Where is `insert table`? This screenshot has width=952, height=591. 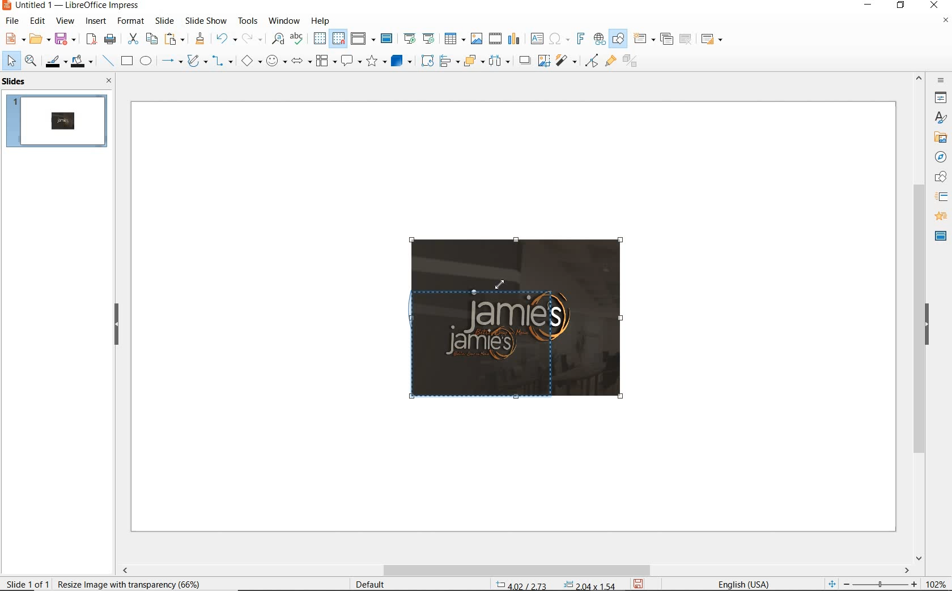
insert table is located at coordinates (453, 39).